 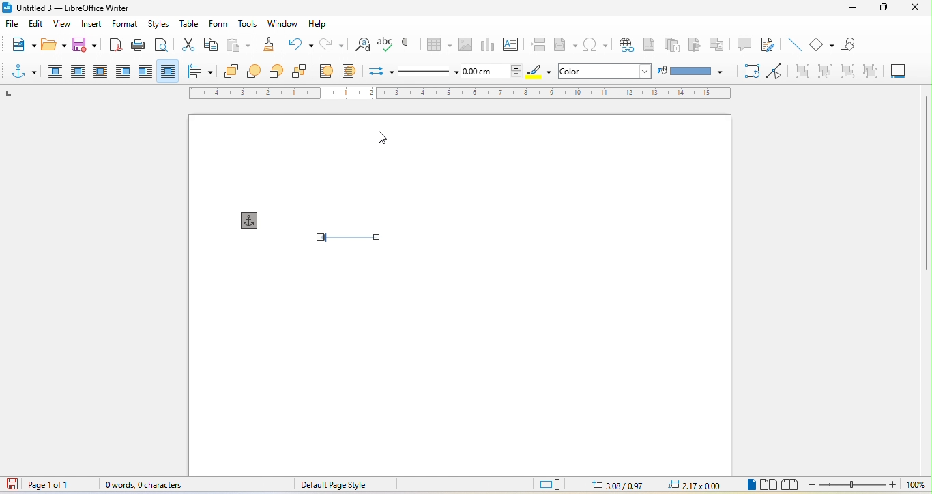 I want to click on format, so click(x=128, y=25).